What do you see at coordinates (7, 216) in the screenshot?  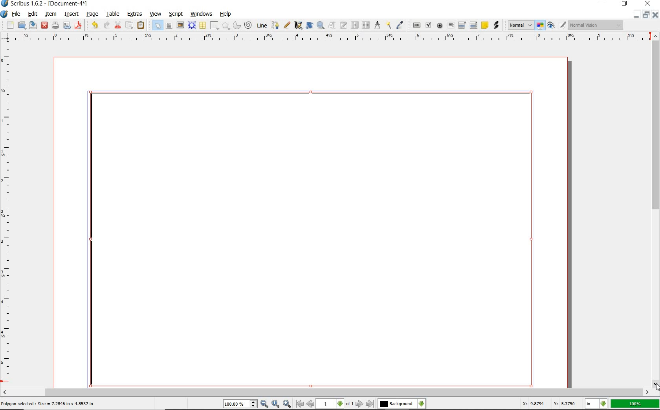 I see `ruler` at bounding box center [7, 216].